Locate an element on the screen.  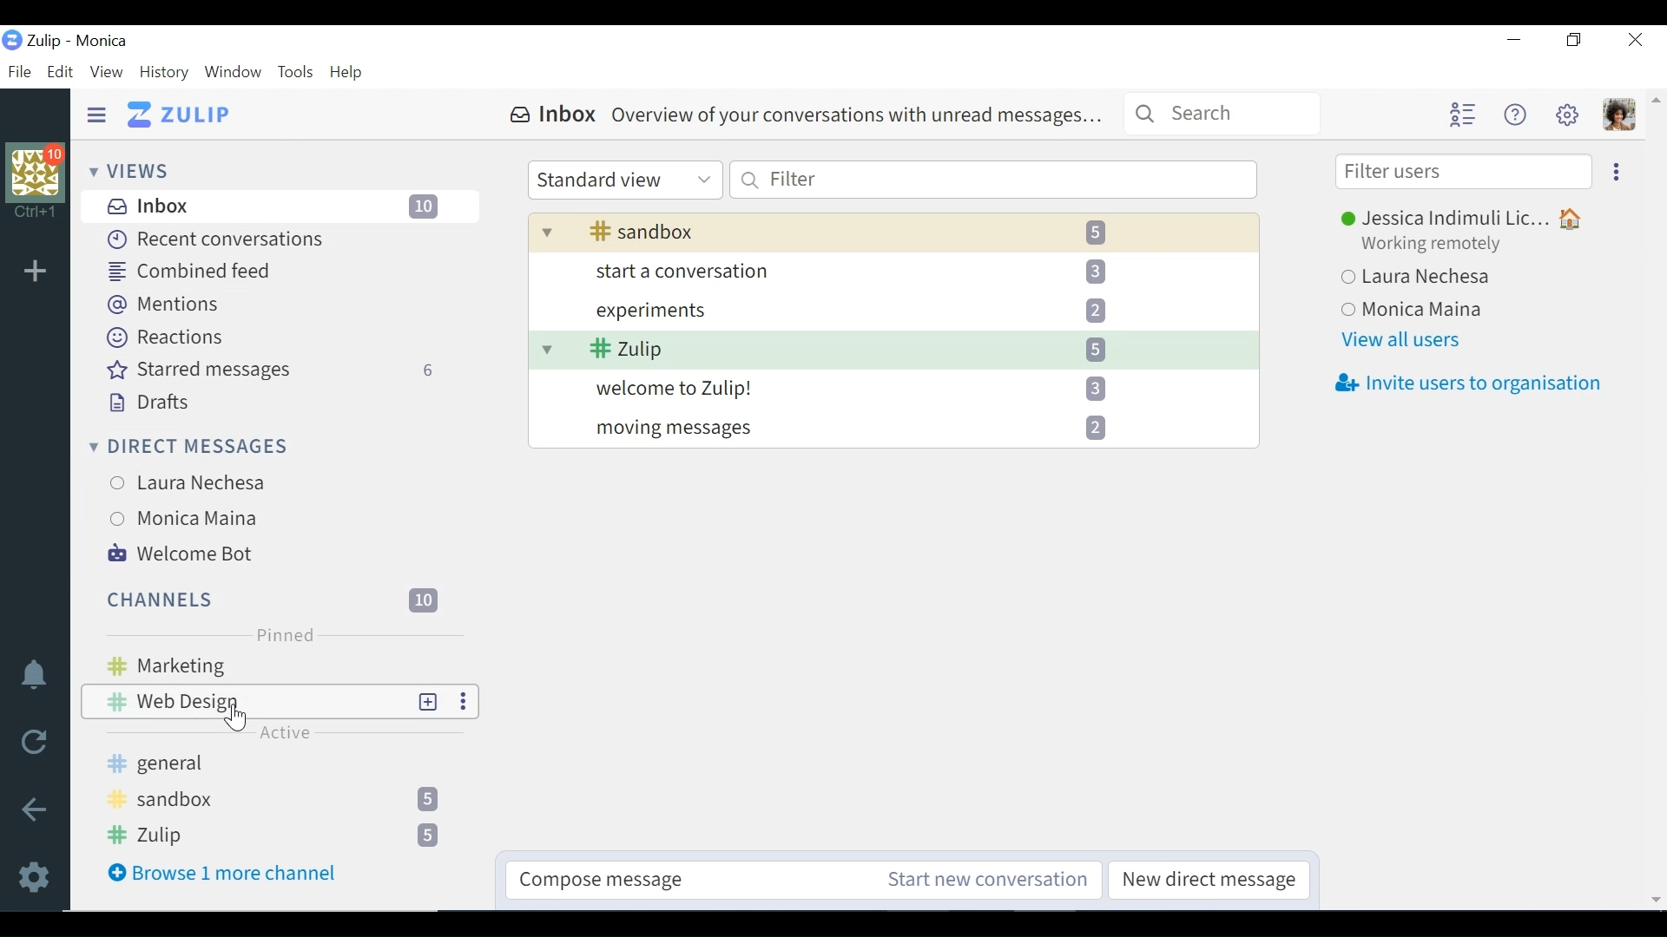
Invite users to organisation is located at coordinates (1471, 385).